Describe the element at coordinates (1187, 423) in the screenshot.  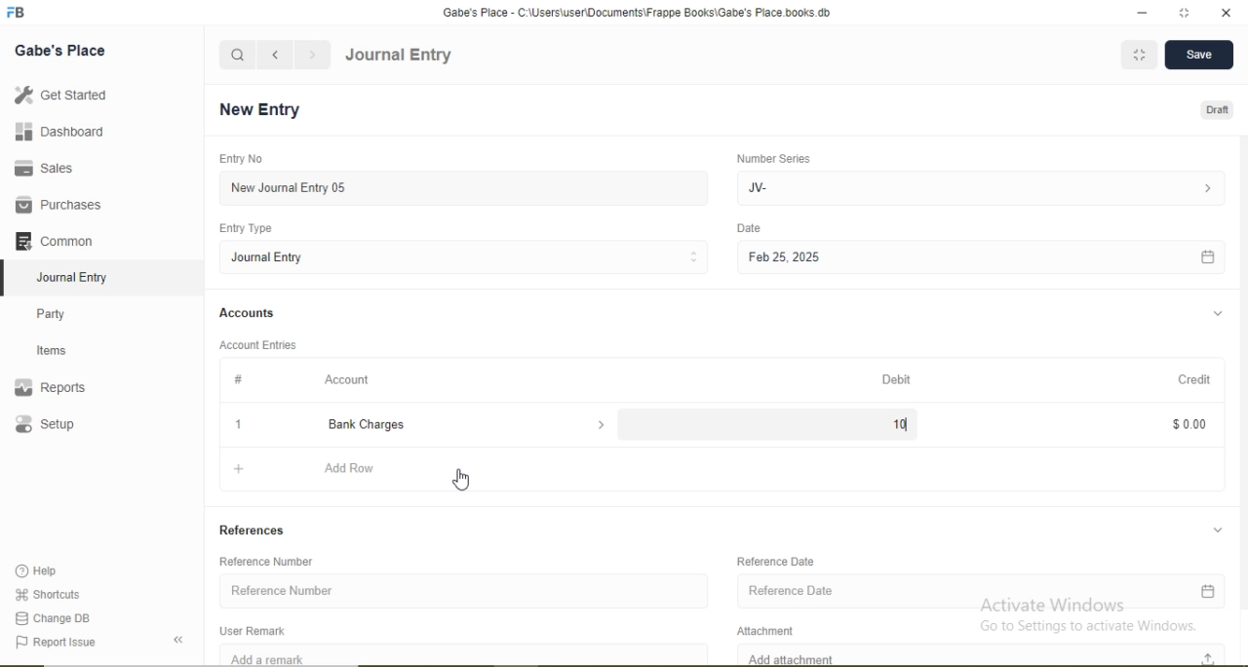
I see `$0.00` at that location.